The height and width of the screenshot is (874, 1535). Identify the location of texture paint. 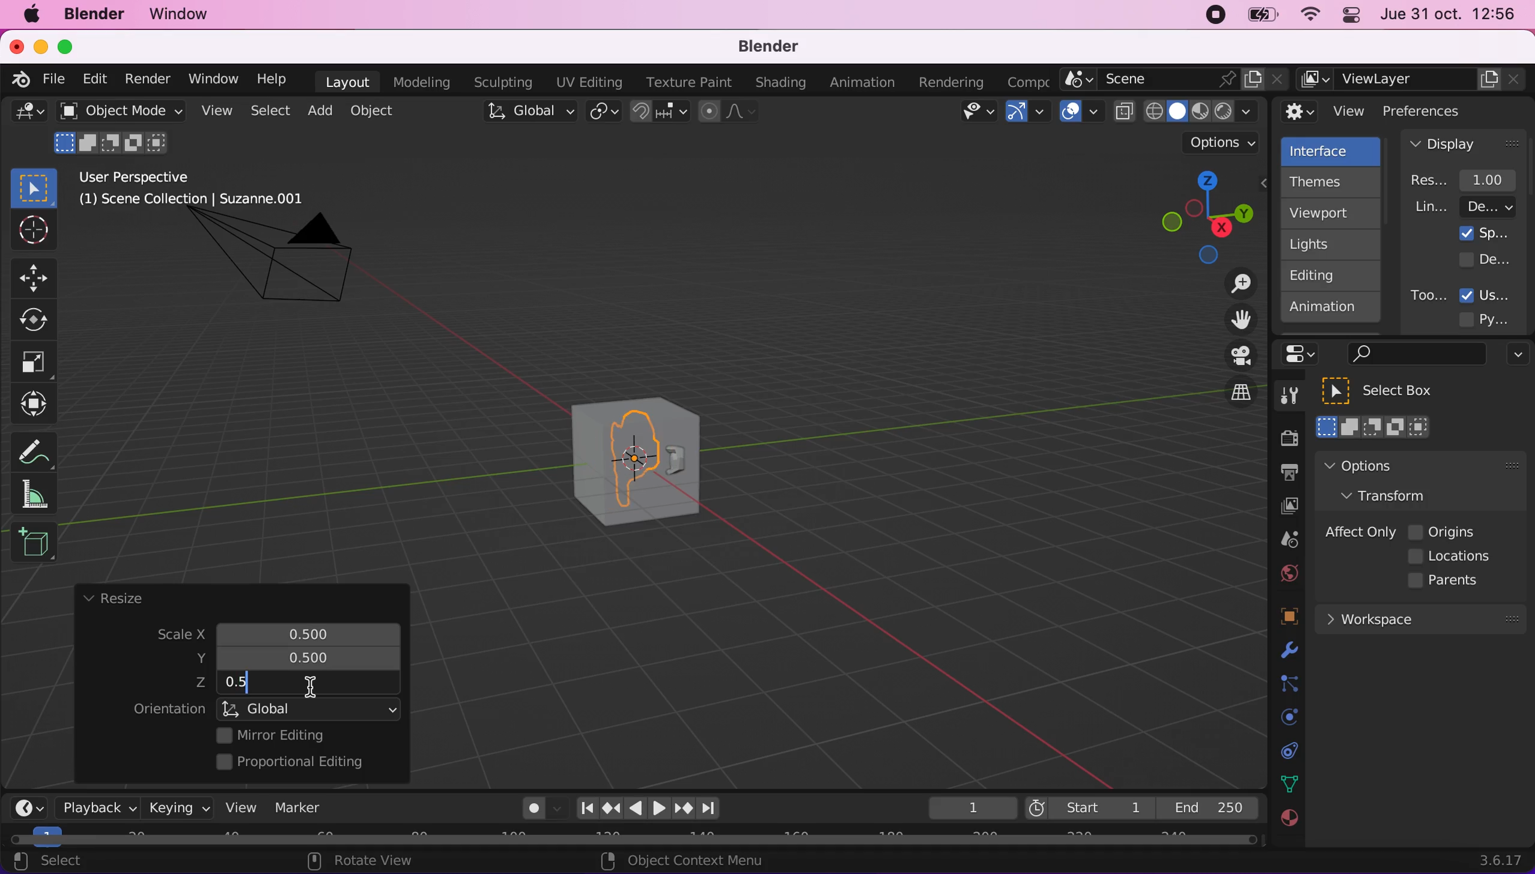
(686, 82).